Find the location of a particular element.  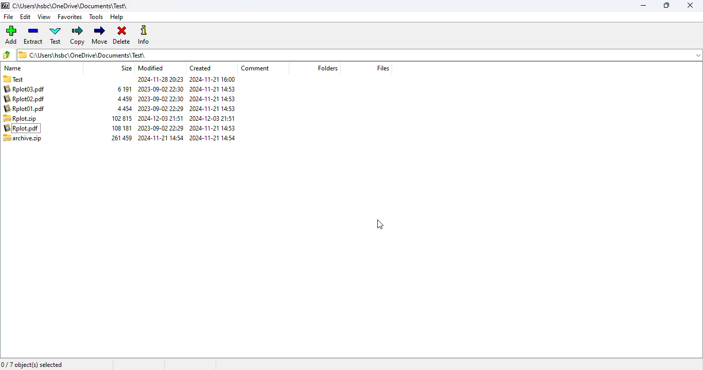

copy is located at coordinates (78, 36).